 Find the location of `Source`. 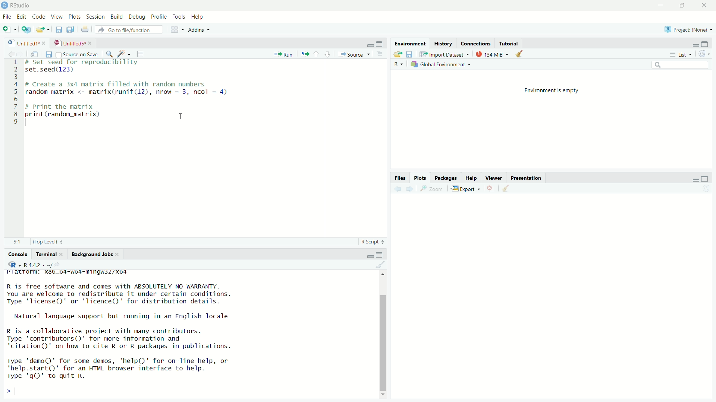

Source is located at coordinates (355, 53).